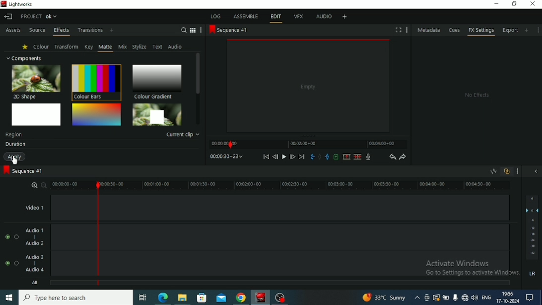 The height and width of the screenshot is (305, 542). I want to click on sequence #1, so click(228, 30).